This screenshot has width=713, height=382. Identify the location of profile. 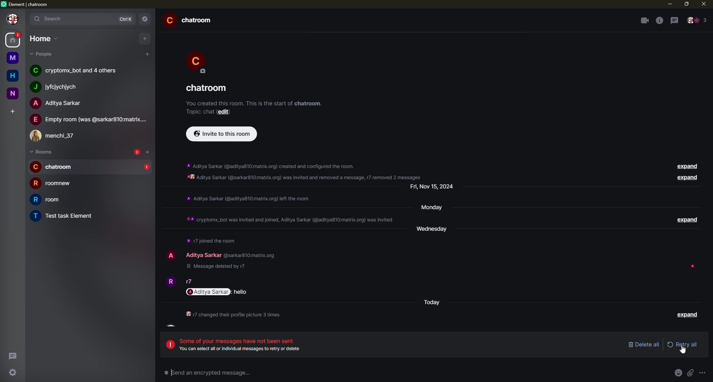
(170, 283).